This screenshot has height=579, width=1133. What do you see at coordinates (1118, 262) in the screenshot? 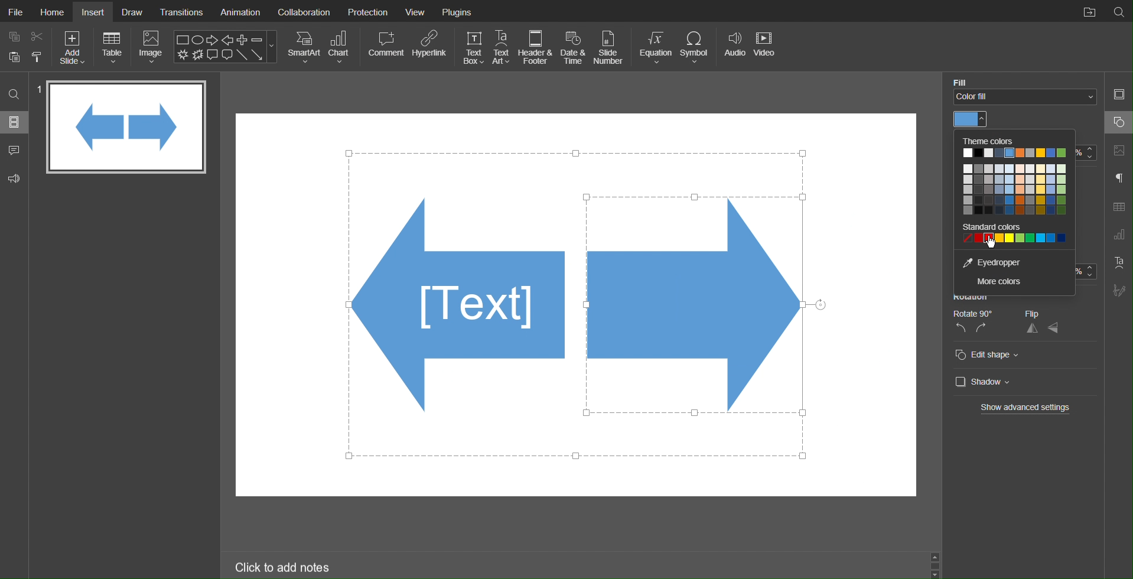
I see `Text Art` at bounding box center [1118, 262].